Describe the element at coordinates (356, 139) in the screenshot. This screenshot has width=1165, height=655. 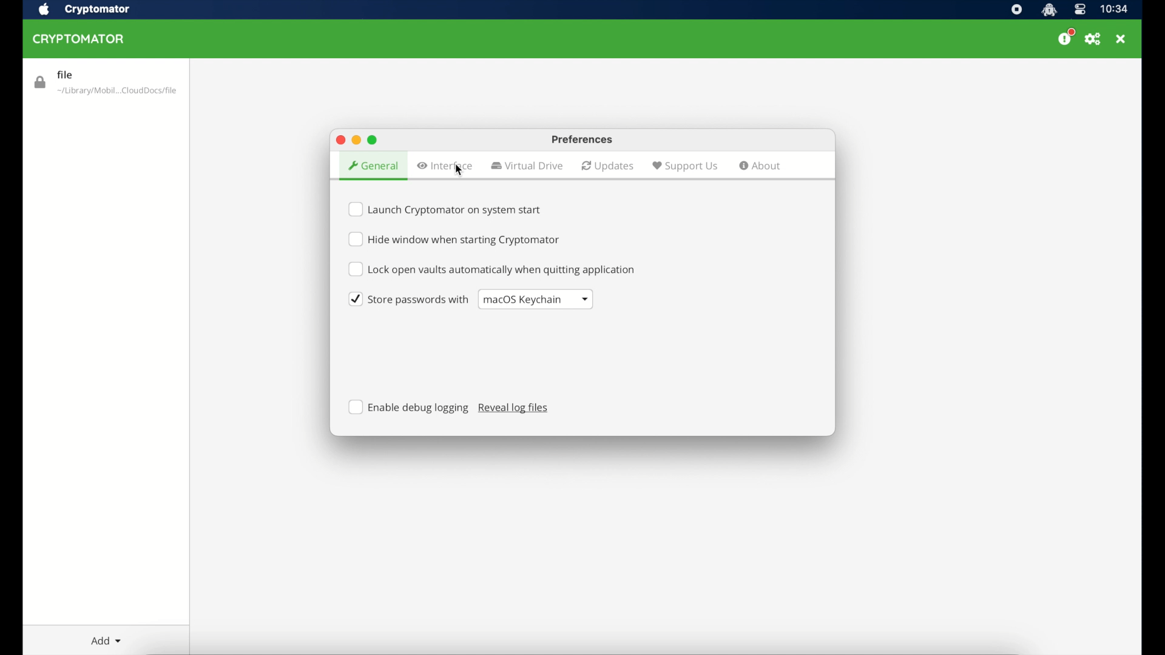
I see `minimize` at that location.